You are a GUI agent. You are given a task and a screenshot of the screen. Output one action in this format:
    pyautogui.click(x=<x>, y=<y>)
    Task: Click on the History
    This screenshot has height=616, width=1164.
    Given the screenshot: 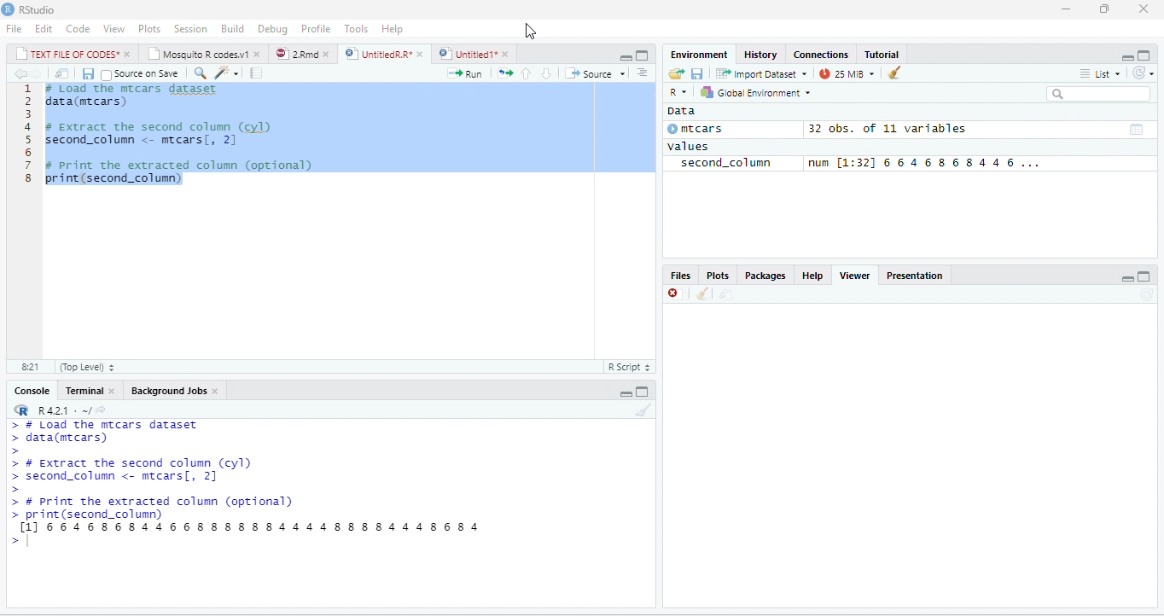 What is the action you would take?
    pyautogui.click(x=760, y=54)
    